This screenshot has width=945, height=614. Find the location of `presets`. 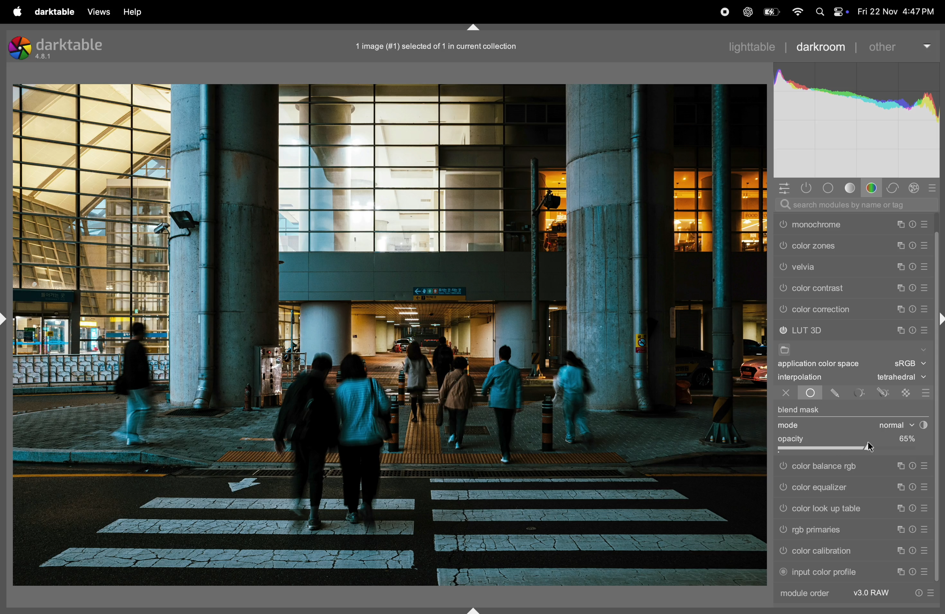

presets is located at coordinates (928, 328).